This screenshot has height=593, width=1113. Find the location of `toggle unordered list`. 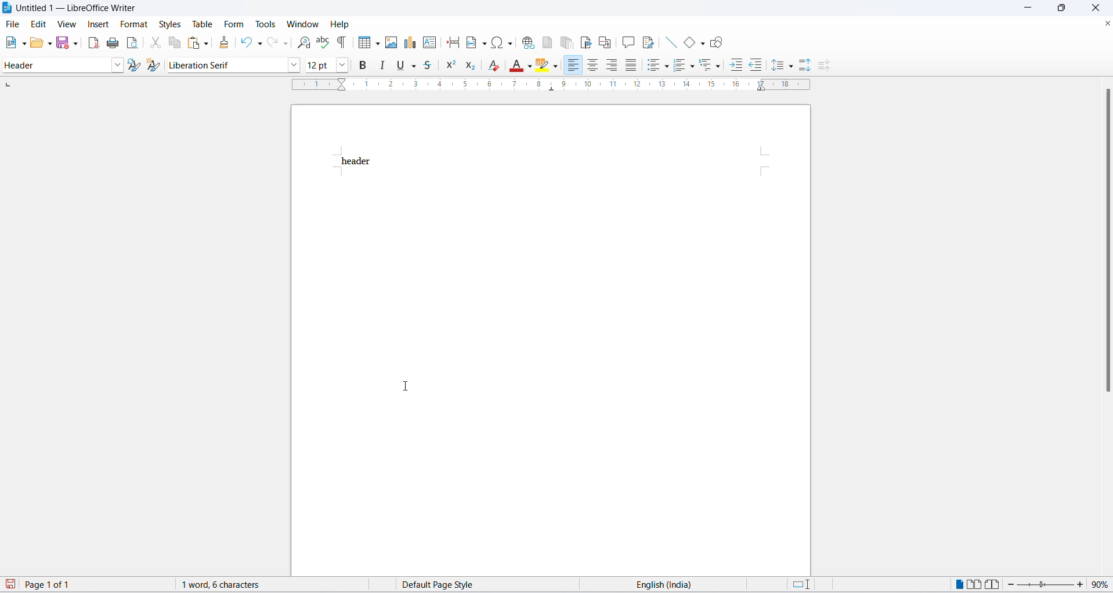

toggle unordered list is located at coordinates (667, 67).